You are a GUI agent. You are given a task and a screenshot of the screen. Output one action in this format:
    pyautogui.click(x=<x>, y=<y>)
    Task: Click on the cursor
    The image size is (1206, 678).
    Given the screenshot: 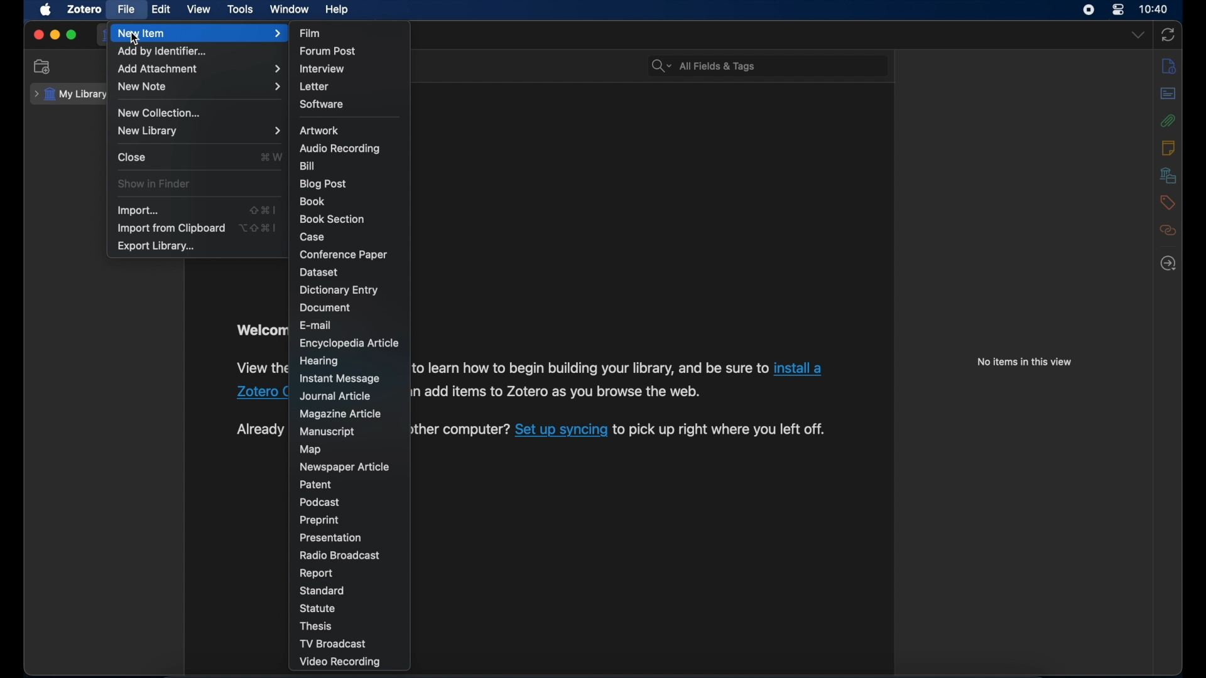 What is the action you would take?
    pyautogui.click(x=134, y=40)
    